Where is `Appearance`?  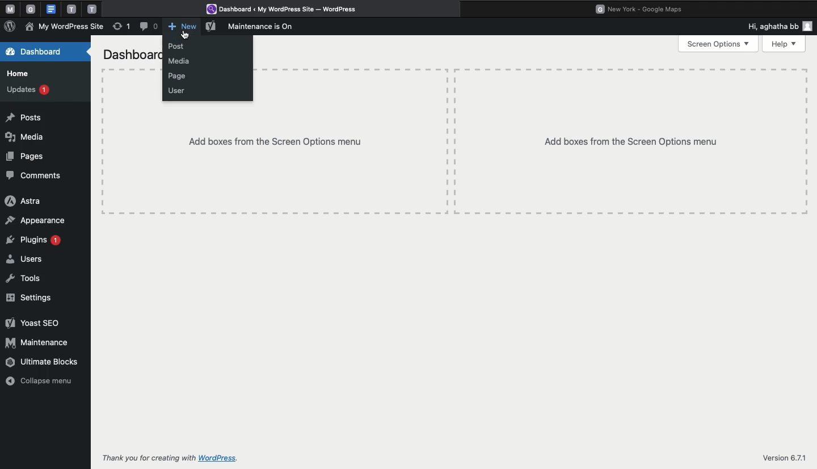 Appearance is located at coordinates (36, 220).